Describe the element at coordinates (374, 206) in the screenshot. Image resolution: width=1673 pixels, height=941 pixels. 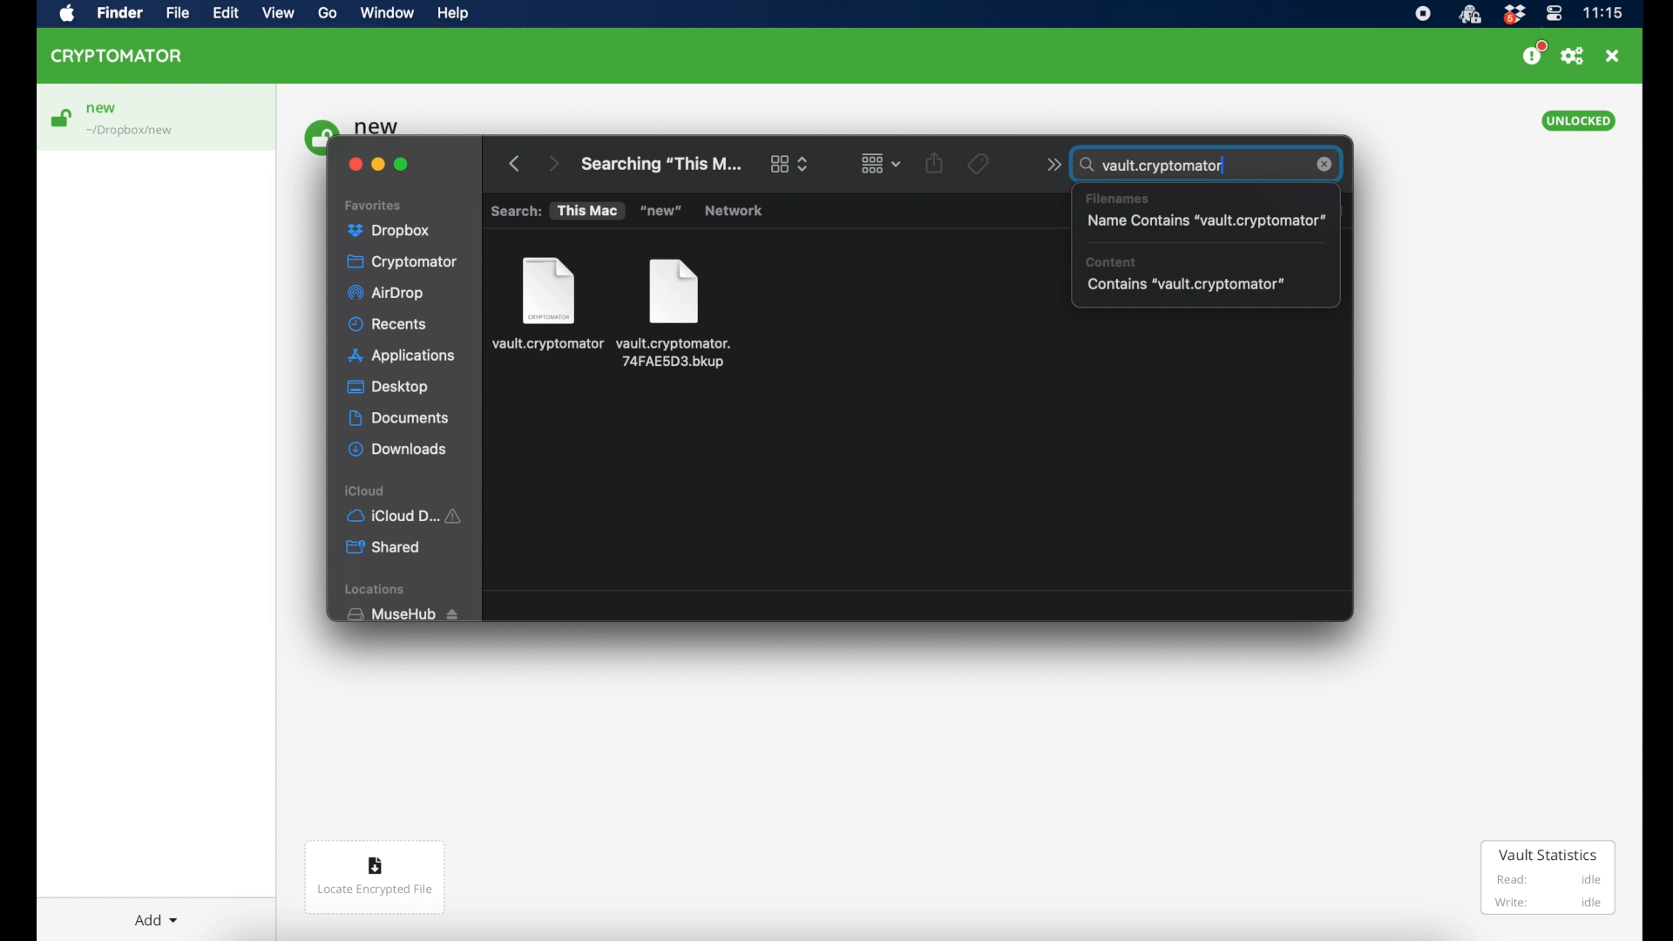
I see `favorites` at that location.